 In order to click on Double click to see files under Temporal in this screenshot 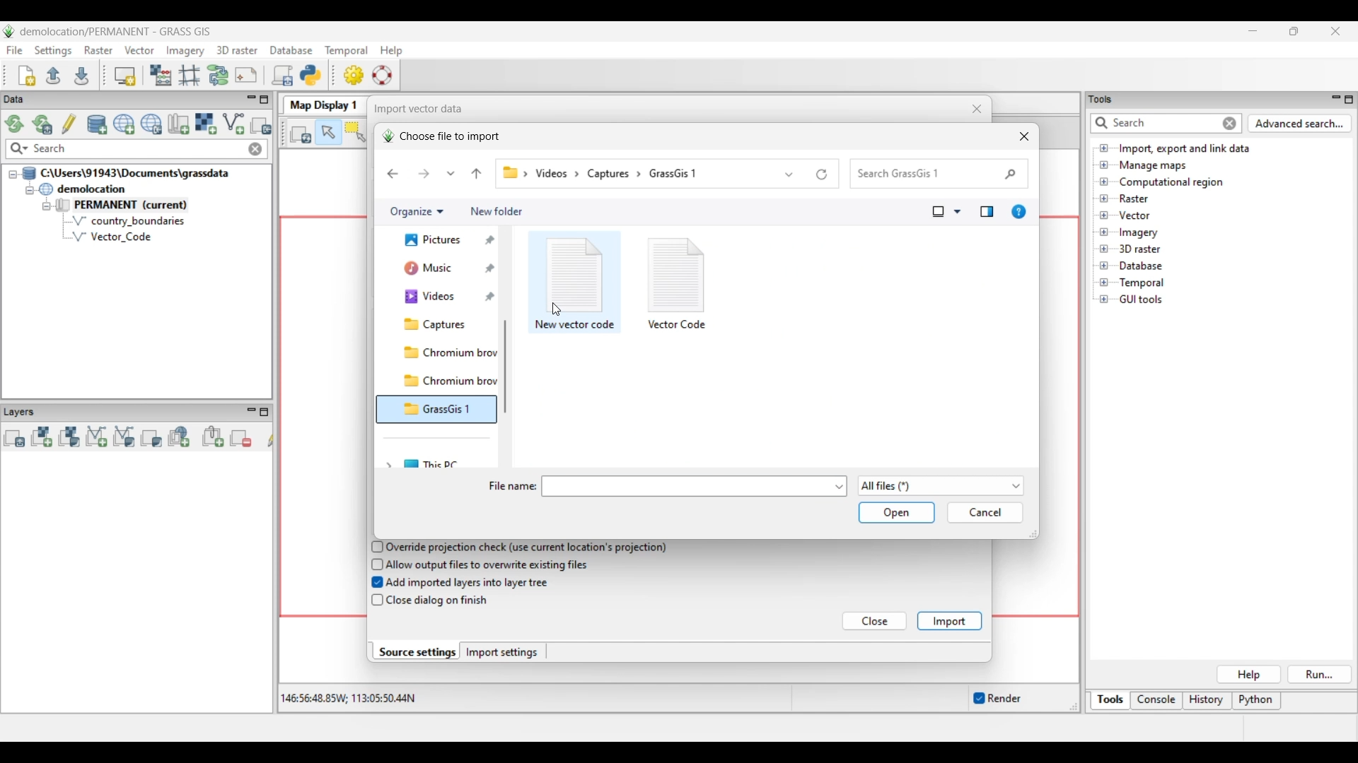, I will do `click(1142, 283)`.